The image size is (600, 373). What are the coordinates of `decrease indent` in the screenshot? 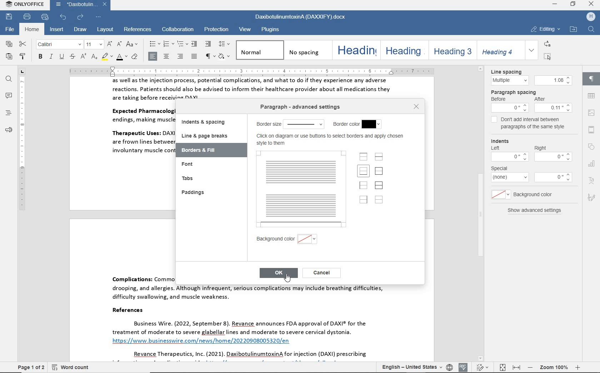 It's located at (195, 44).